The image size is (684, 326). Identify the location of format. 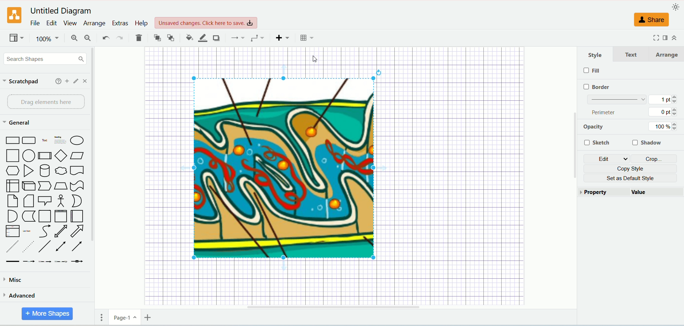
(664, 37).